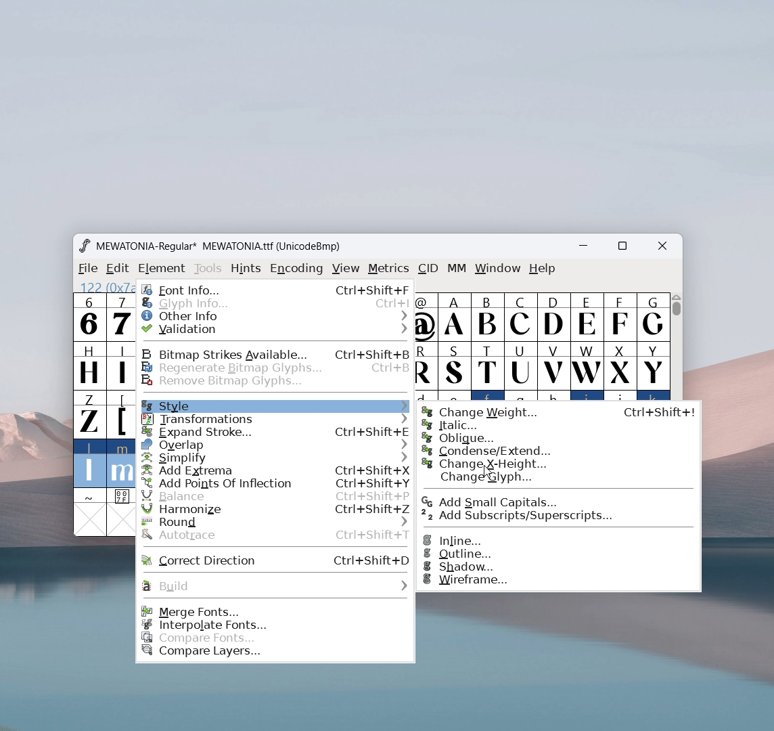  Describe the element at coordinates (276, 559) in the screenshot. I see `correct direction` at that location.